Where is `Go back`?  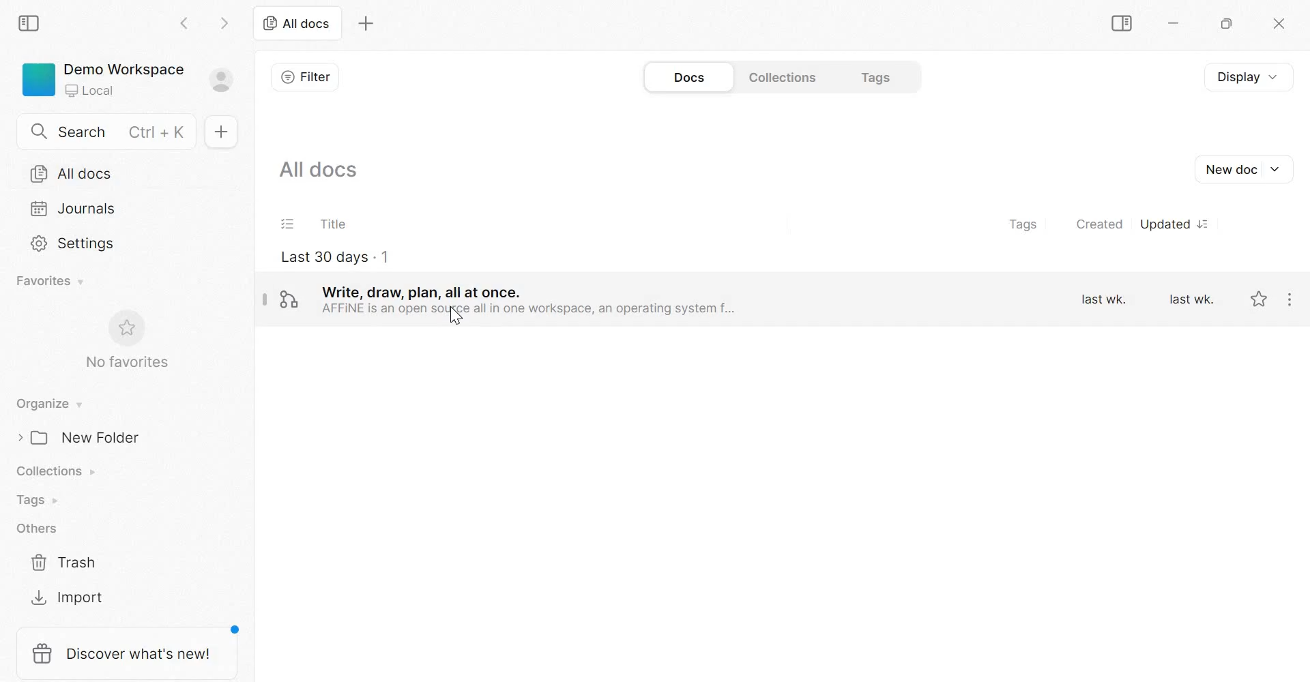
Go back is located at coordinates (188, 26).